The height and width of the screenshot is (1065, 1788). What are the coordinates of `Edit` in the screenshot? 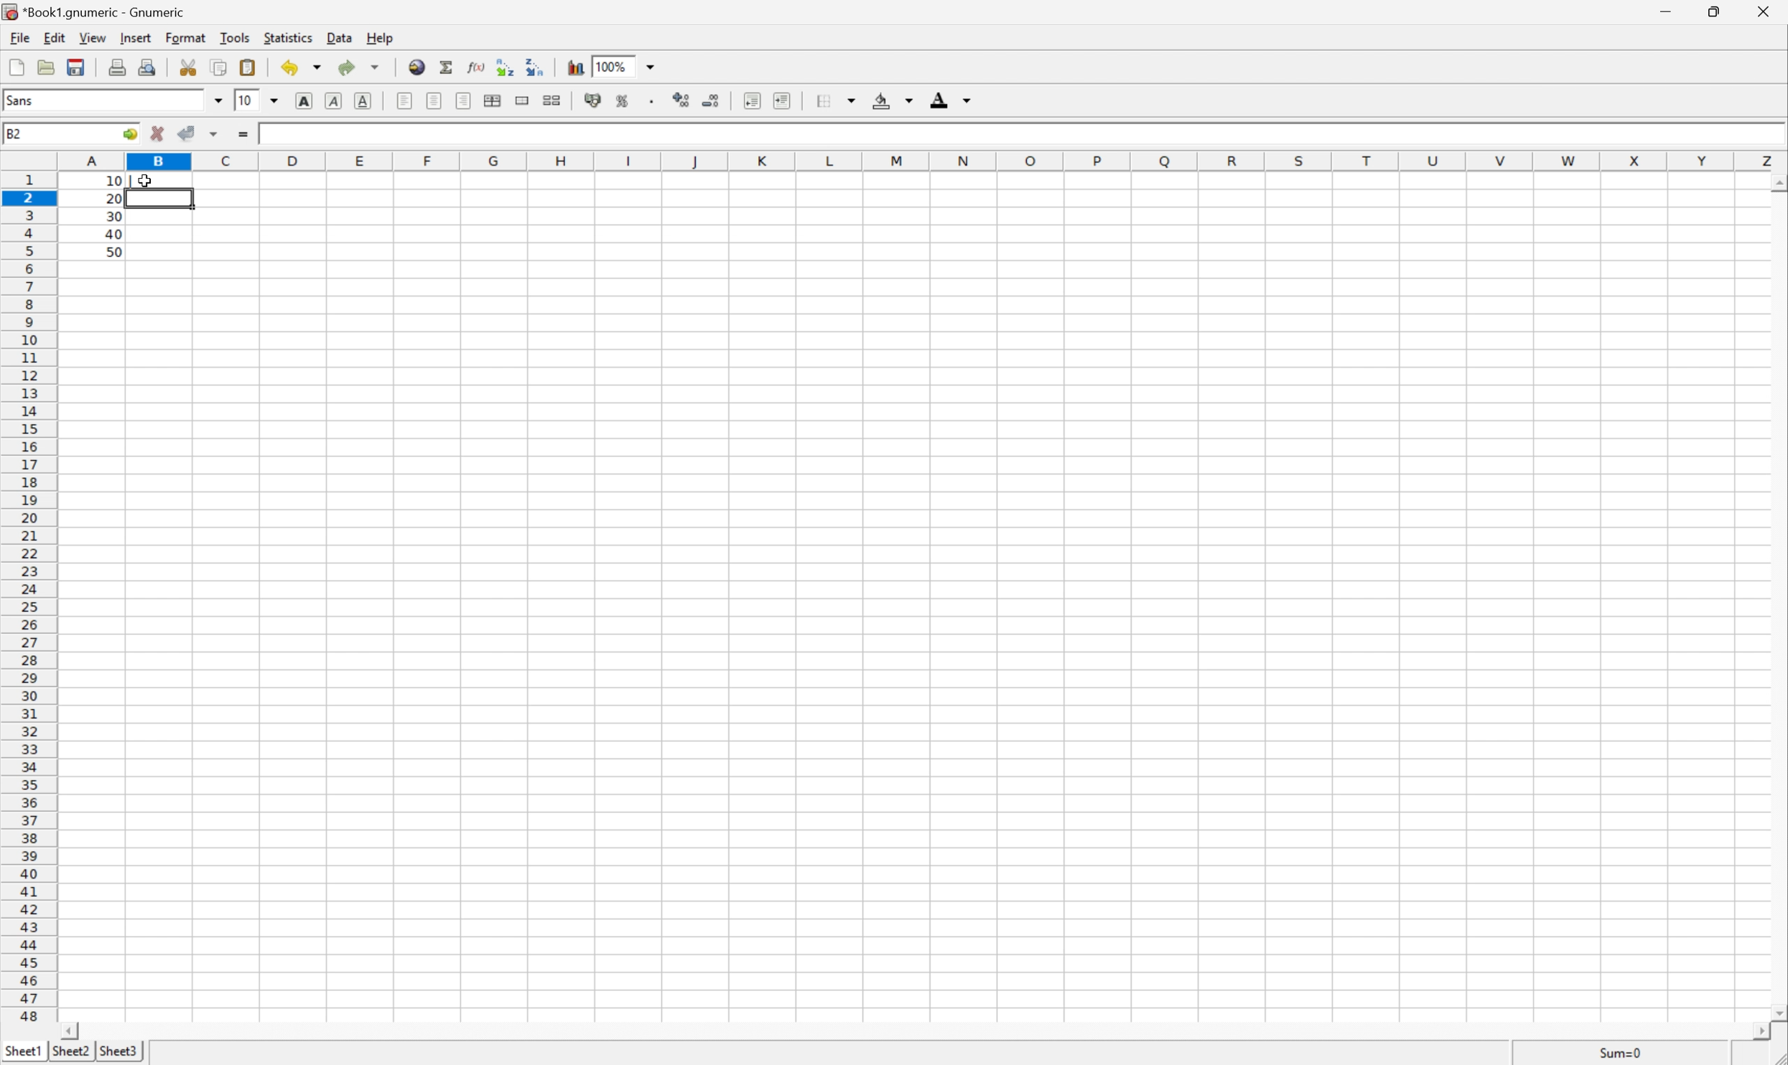 It's located at (54, 37).